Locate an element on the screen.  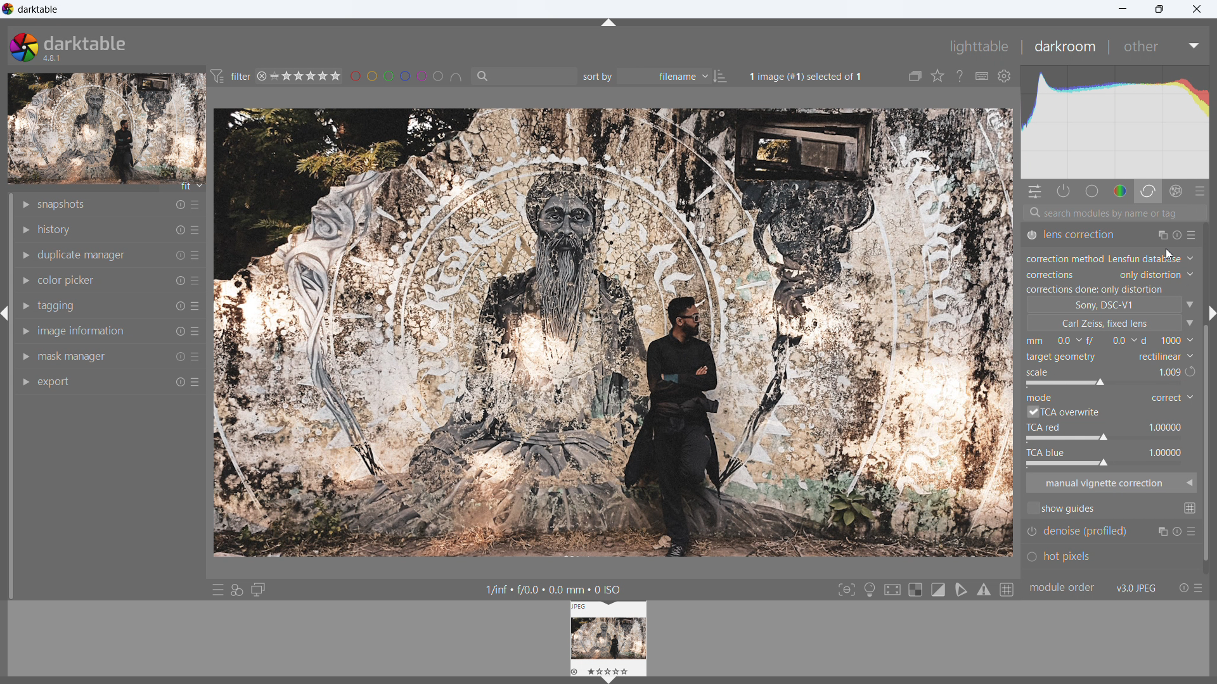
click to change the type of overlays shown on thumbnails is located at coordinates (938, 77).